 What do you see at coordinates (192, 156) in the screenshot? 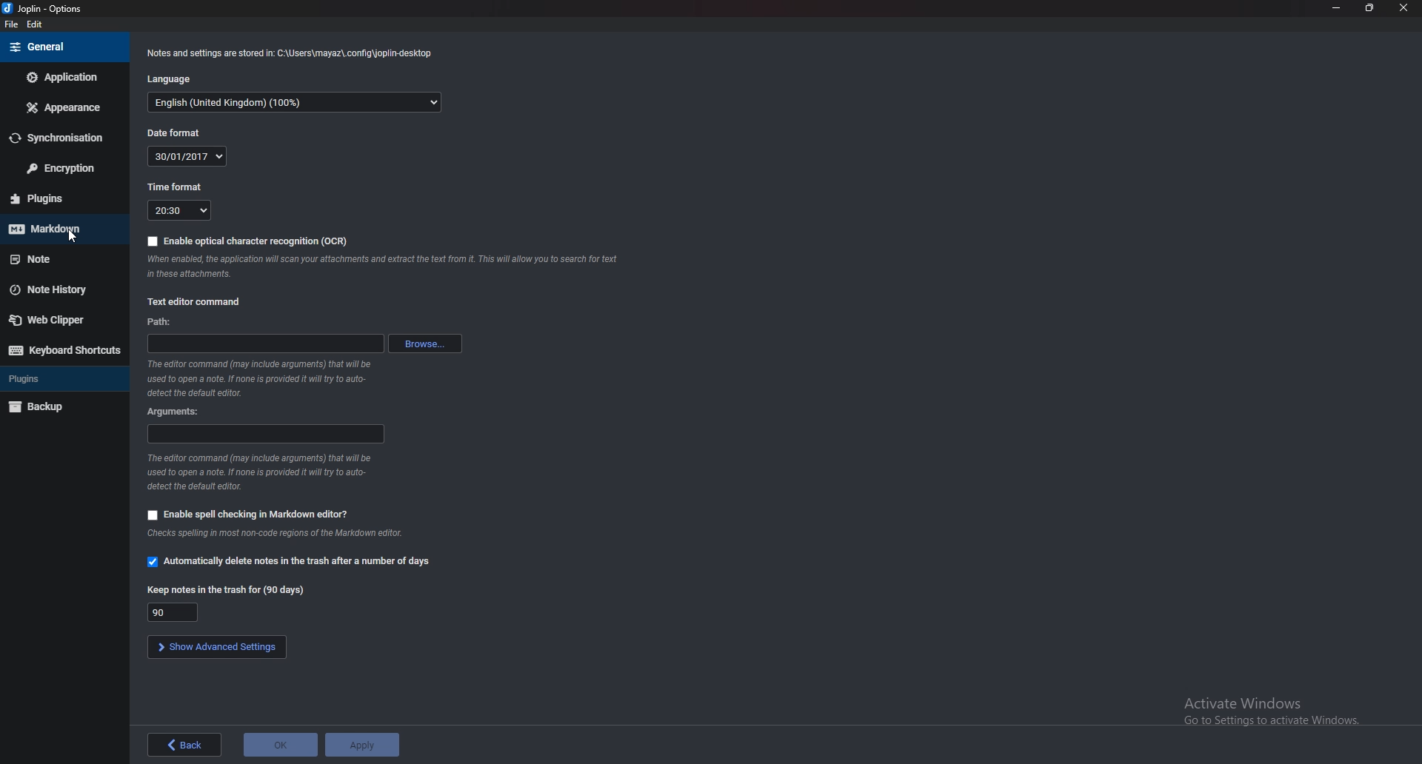
I see `Date format` at bounding box center [192, 156].